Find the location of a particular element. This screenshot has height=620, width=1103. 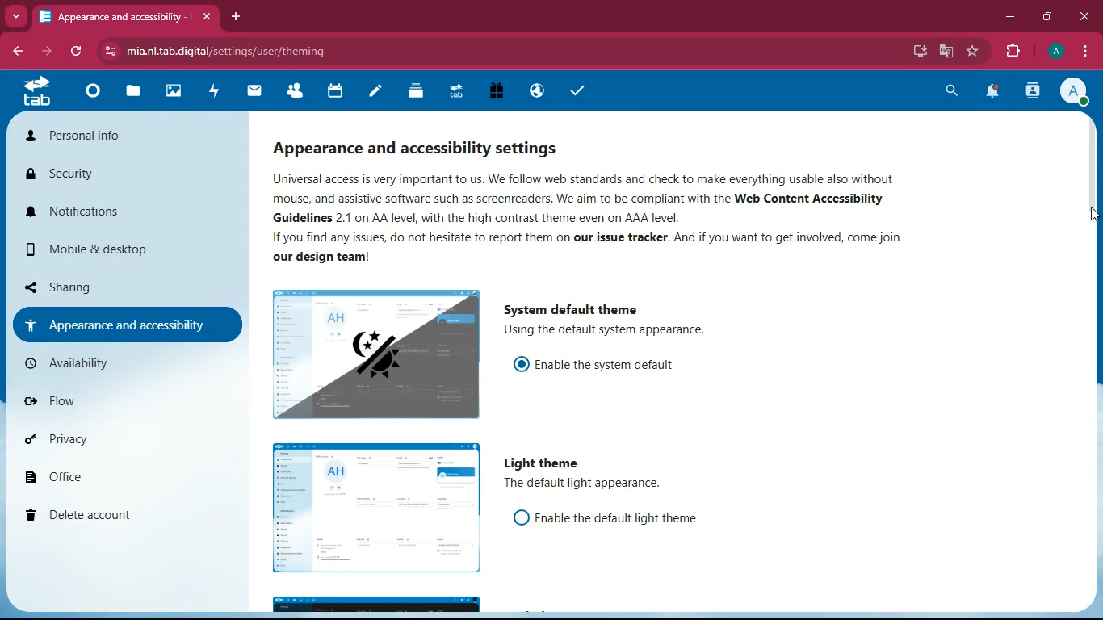

home is located at coordinates (93, 98).